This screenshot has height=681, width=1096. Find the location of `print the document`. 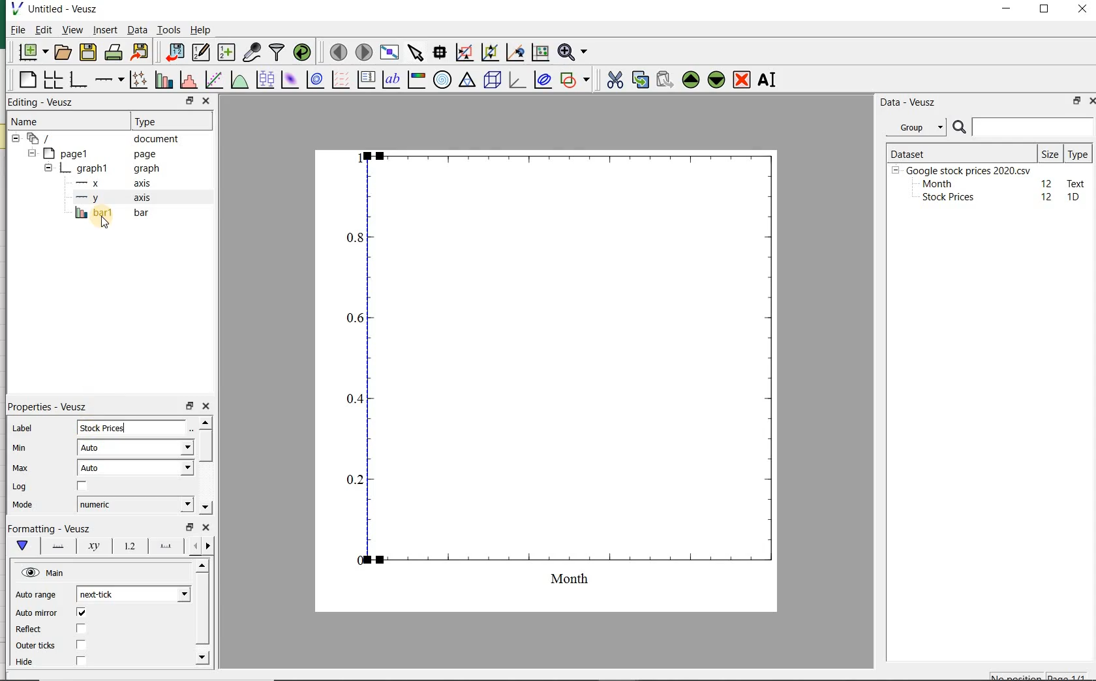

print the document is located at coordinates (114, 53).